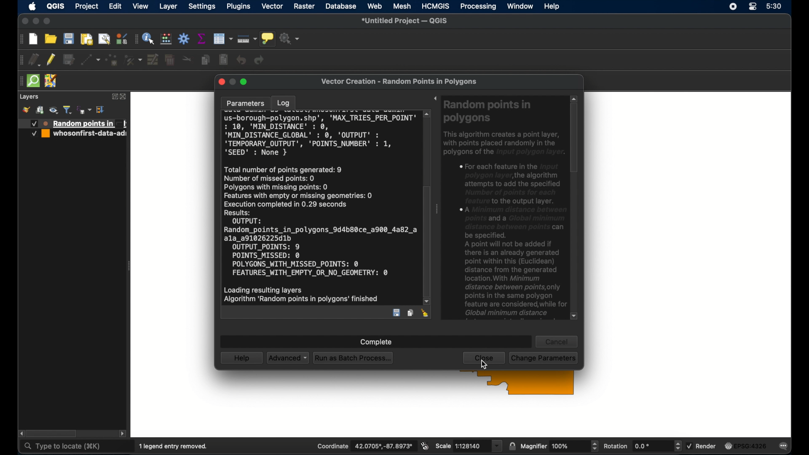 The image size is (809, 455). Describe the element at coordinates (54, 110) in the screenshot. I see `manage map theme` at that location.